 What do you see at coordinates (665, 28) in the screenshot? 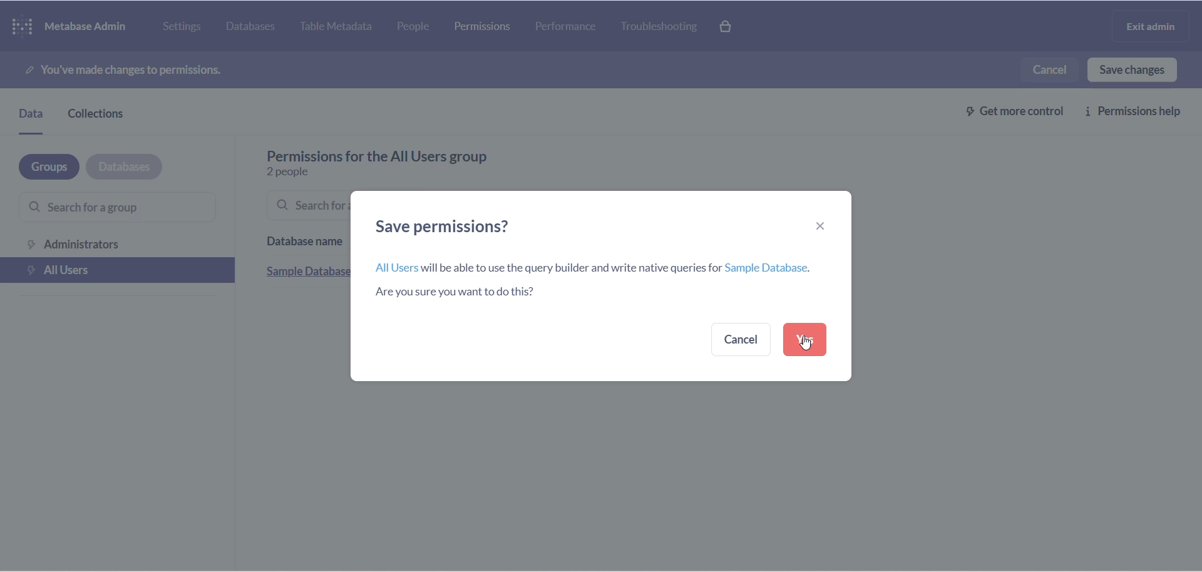
I see `troubleshooting` at bounding box center [665, 28].